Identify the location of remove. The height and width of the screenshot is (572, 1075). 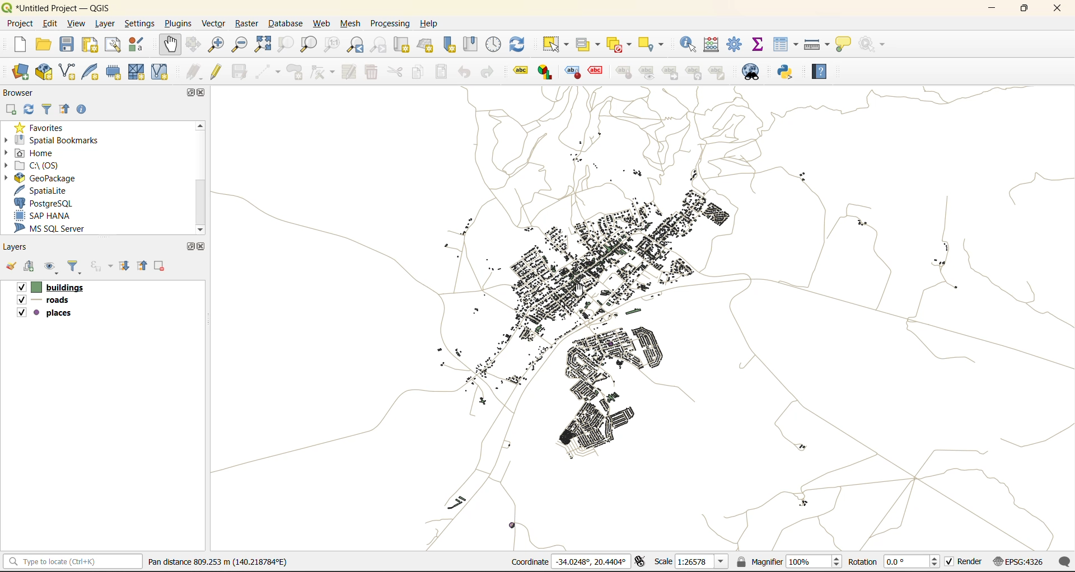
(161, 266).